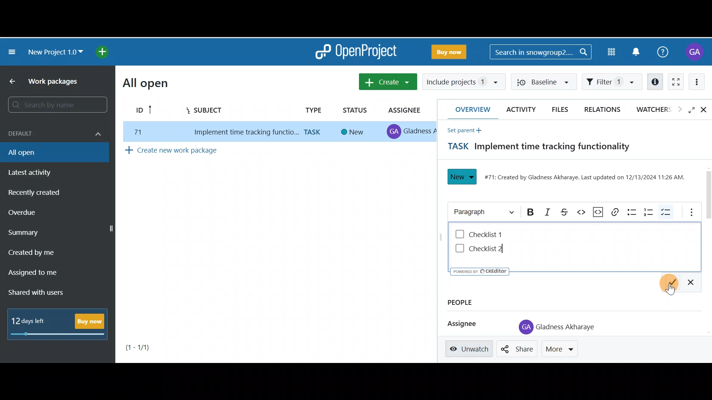 Image resolution: width=712 pixels, height=400 pixels. What do you see at coordinates (406, 110) in the screenshot?
I see `Assignee` at bounding box center [406, 110].